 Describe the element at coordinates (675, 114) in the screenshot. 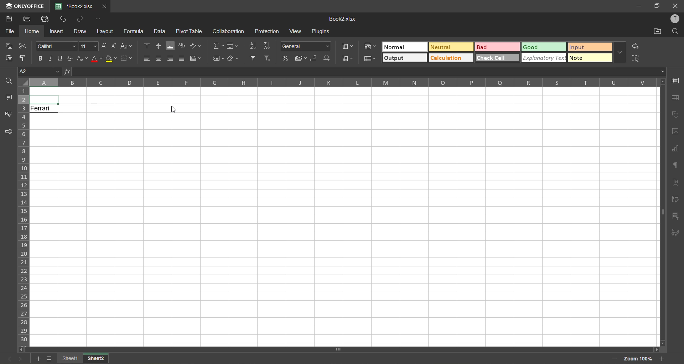

I see `shapes` at that location.